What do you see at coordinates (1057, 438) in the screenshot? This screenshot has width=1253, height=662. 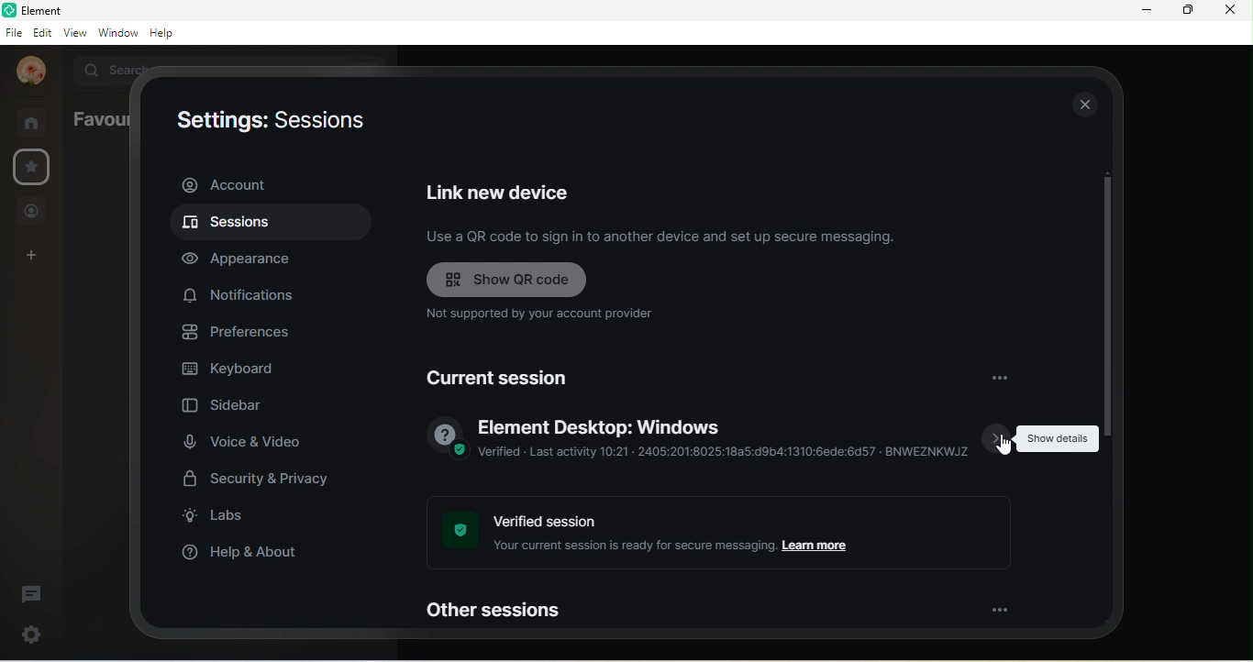 I see `show details tooltips` at bounding box center [1057, 438].